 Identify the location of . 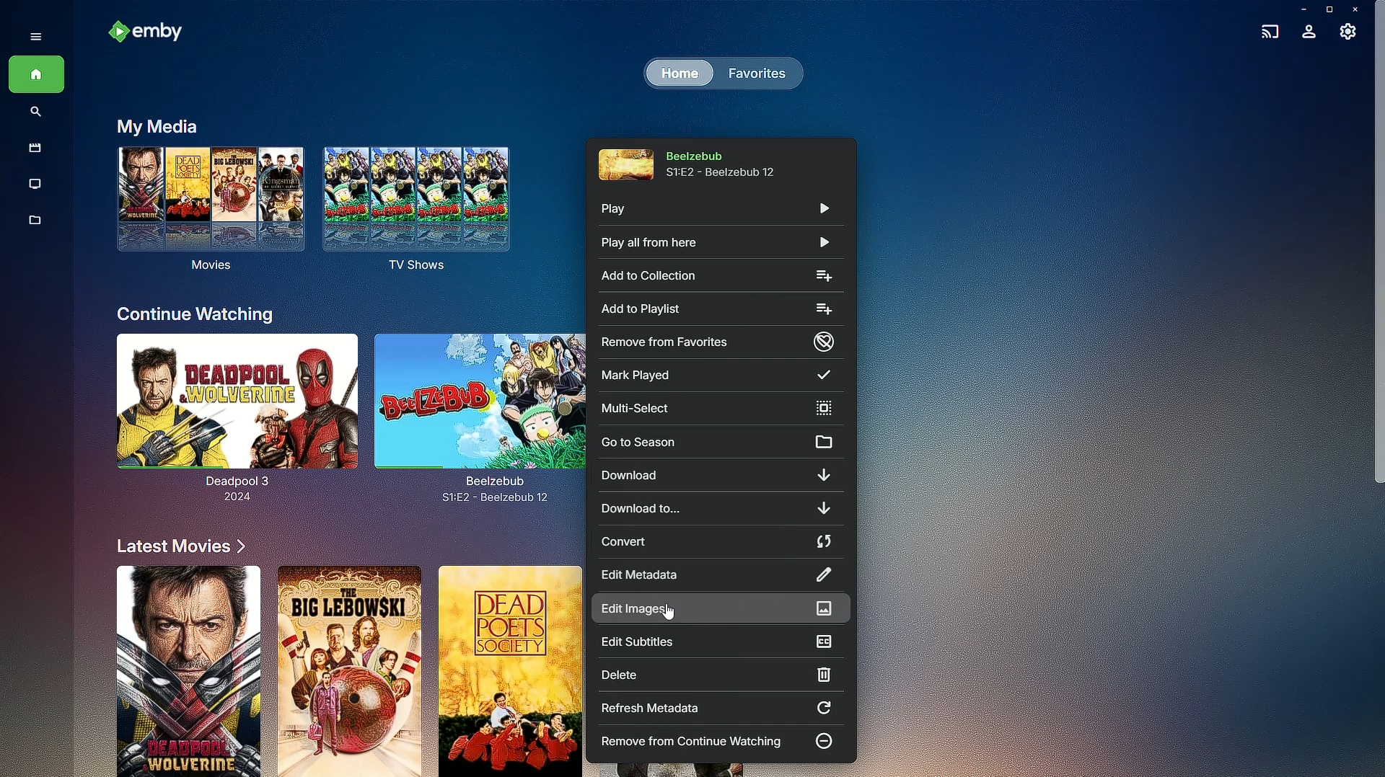
(669, 614).